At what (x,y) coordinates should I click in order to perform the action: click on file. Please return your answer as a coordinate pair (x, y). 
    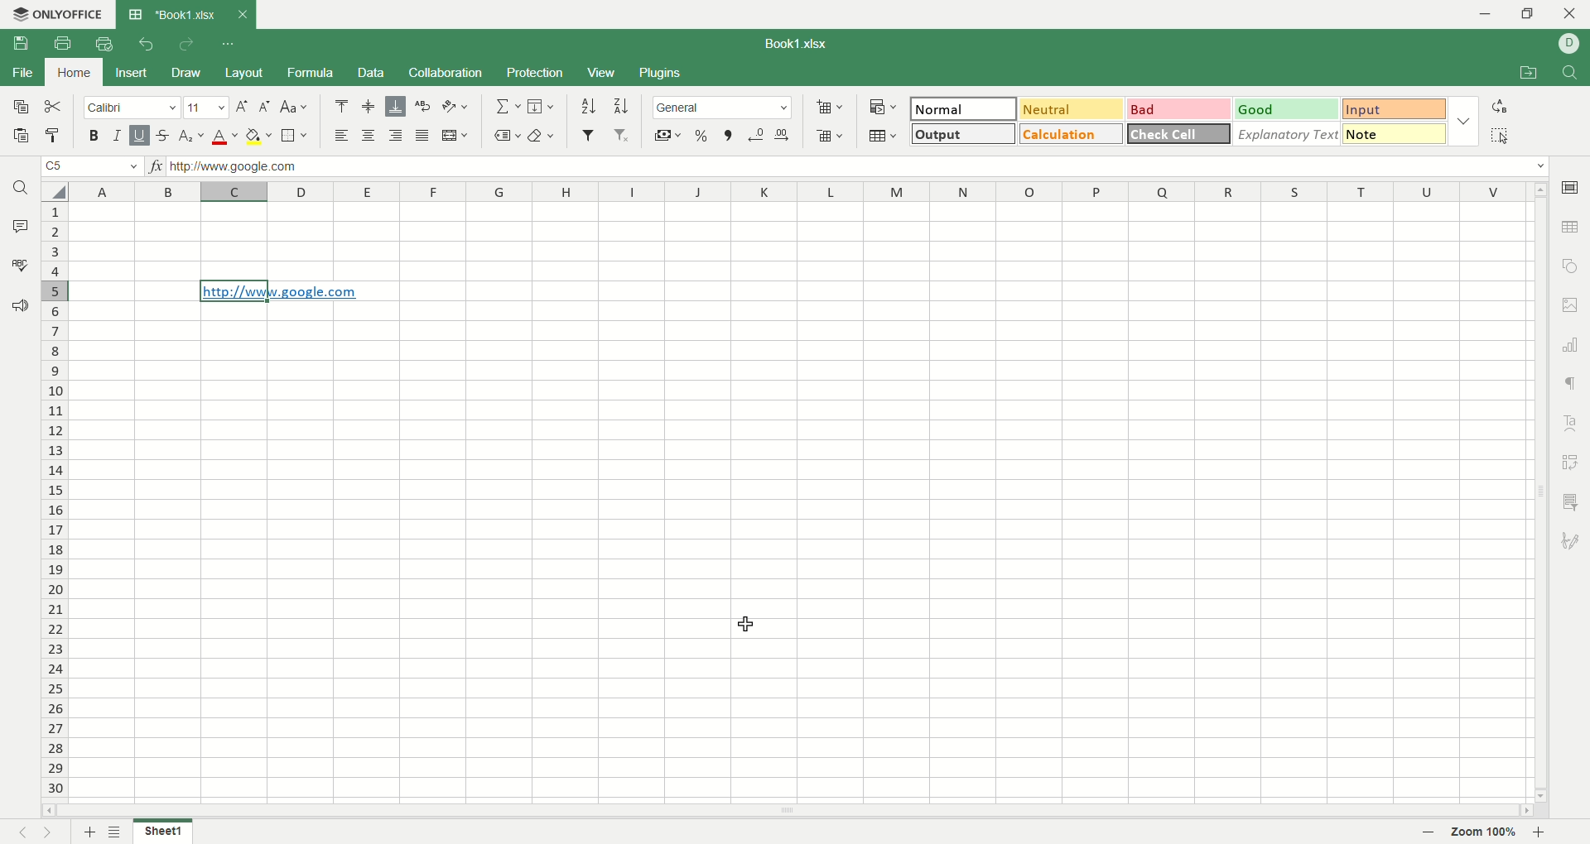
    Looking at the image, I should click on (22, 74).